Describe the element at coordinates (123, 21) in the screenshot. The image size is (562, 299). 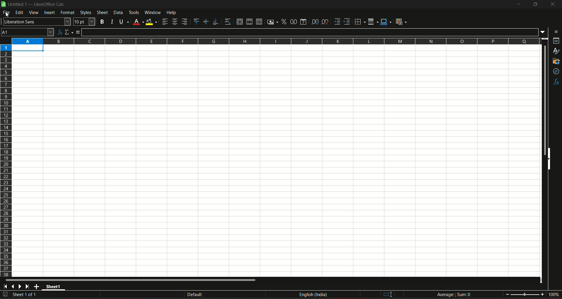
I see `underline` at that location.